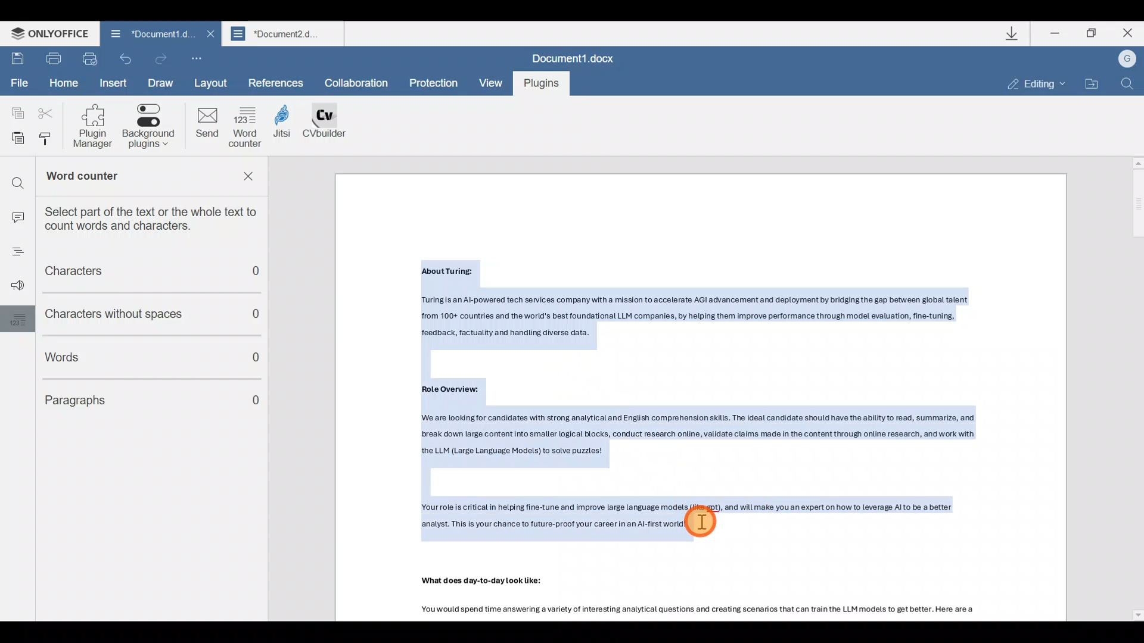 The image size is (1144, 643). Describe the element at coordinates (153, 33) in the screenshot. I see `Document name` at that location.